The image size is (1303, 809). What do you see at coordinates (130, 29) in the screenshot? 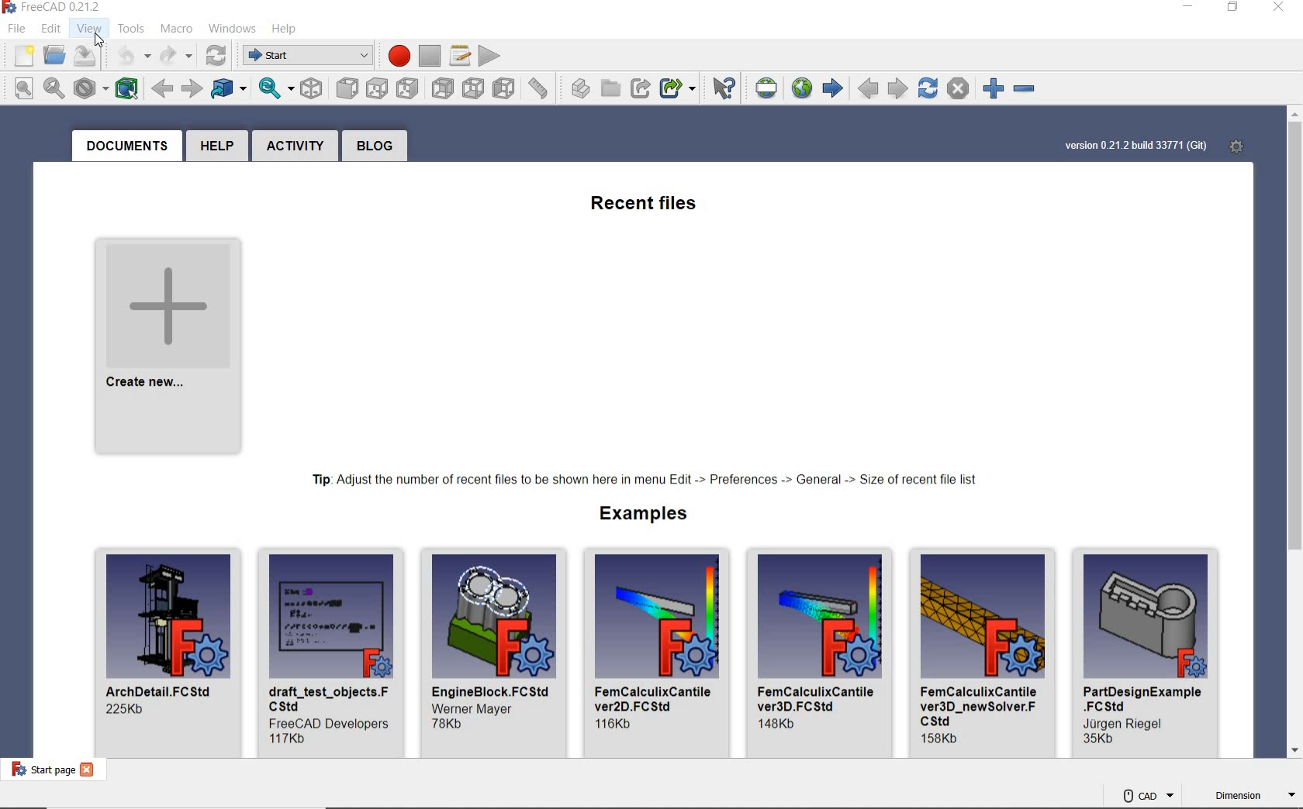
I see `tools` at bounding box center [130, 29].